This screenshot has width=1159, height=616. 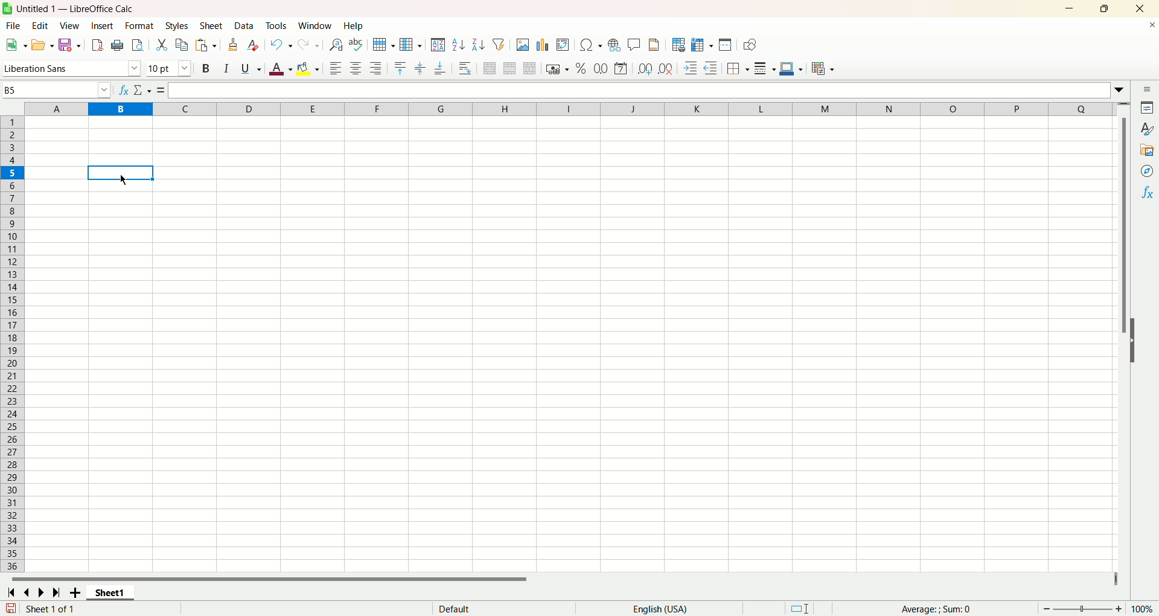 I want to click on underline, so click(x=249, y=68).